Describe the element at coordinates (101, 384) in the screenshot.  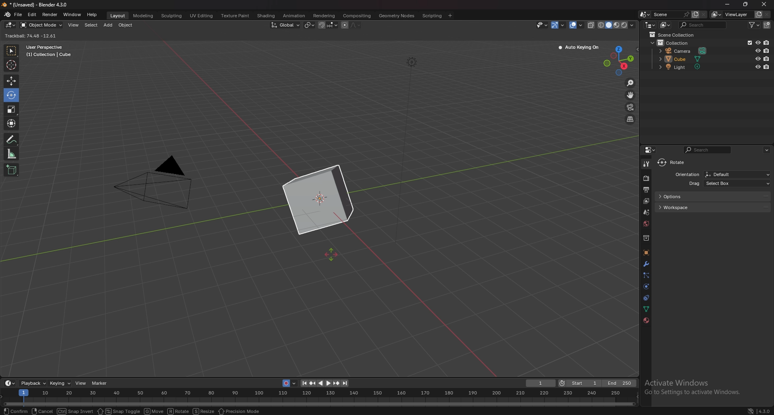
I see `marker` at that location.